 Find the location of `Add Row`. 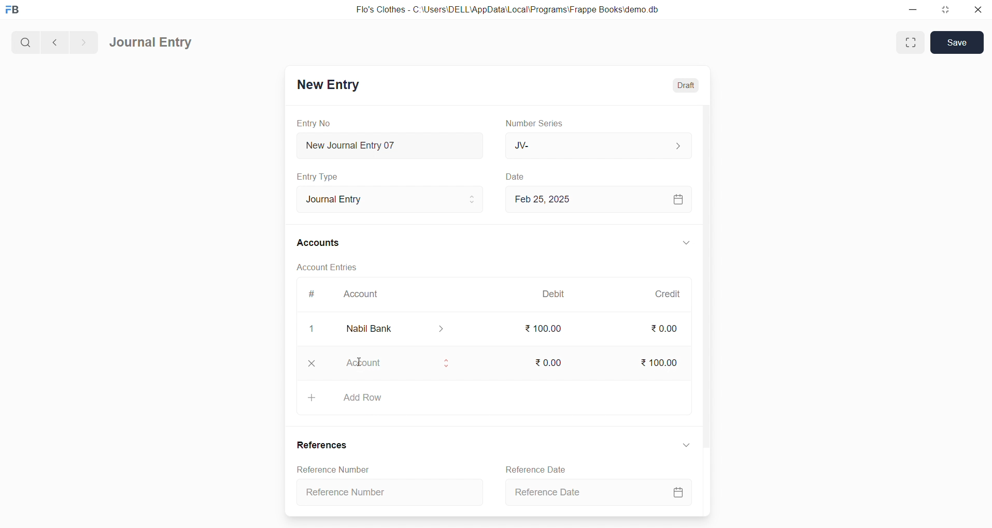

Add Row is located at coordinates (497, 397).